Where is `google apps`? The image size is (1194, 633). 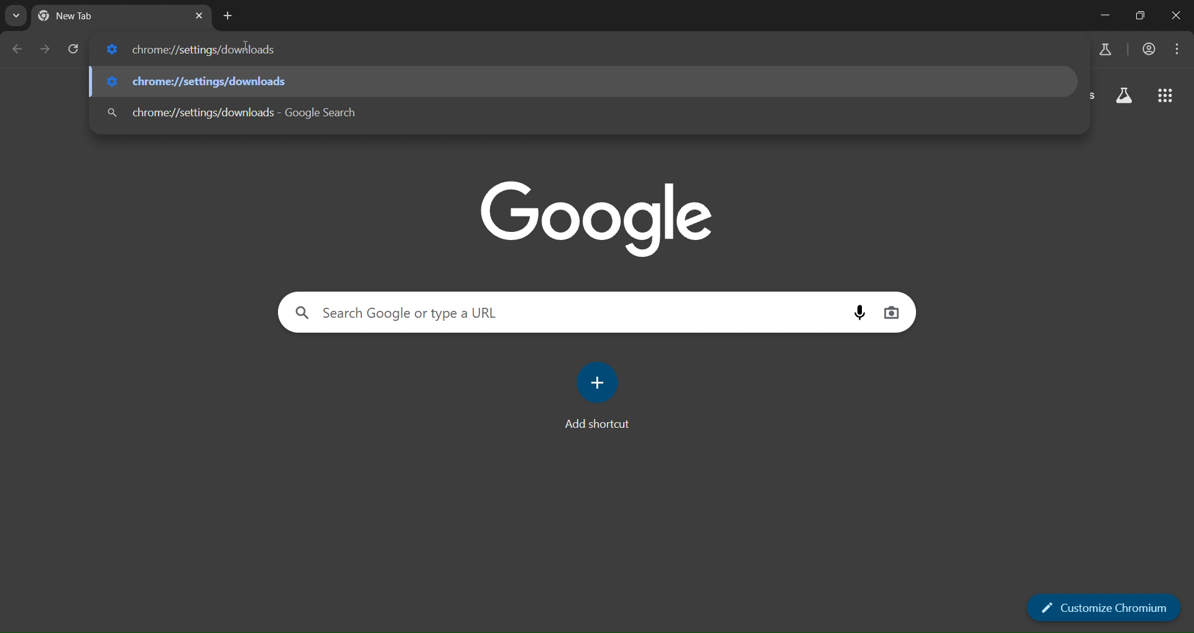 google apps is located at coordinates (1163, 96).